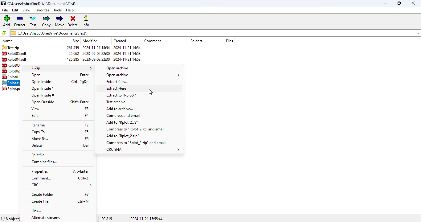 This screenshot has width=421, height=222. Describe the element at coordinates (116, 102) in the screenshot. I see `test archive` at that location.